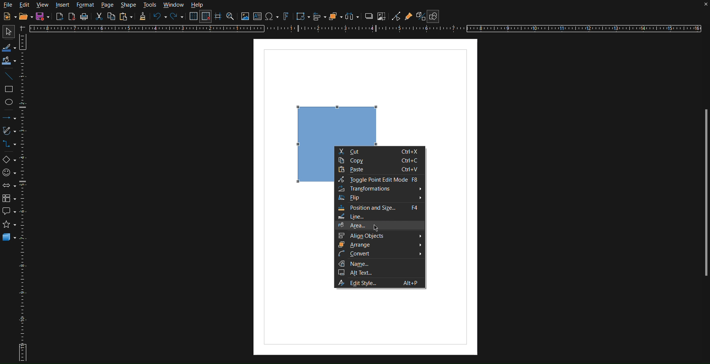  What do you see at coordinates (129, 5) in the screenshot?
I see `Shape` at bounding box center [129, 5].